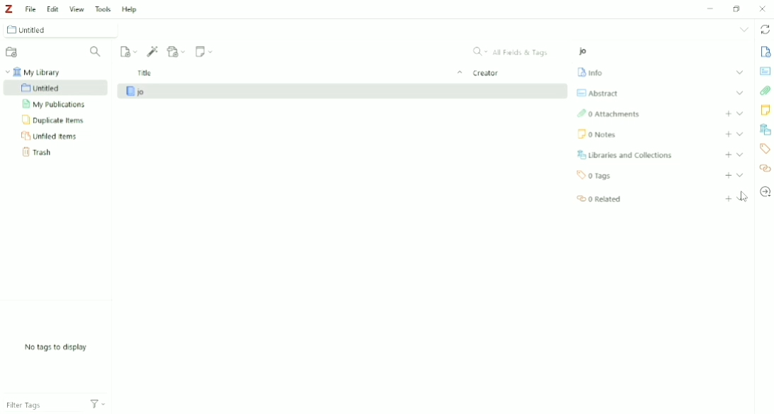 This screenshot has width=774, height=414. Describe the element at coordinates (598, 134) in the screenshot. I see `Notes` at that location.